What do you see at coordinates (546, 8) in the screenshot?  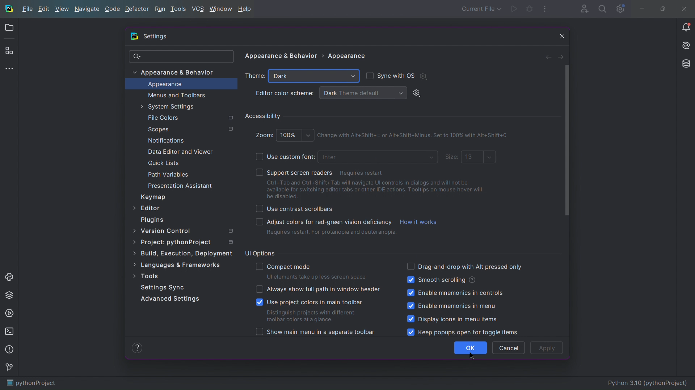 I see `More` at bounding box center [546, 8].